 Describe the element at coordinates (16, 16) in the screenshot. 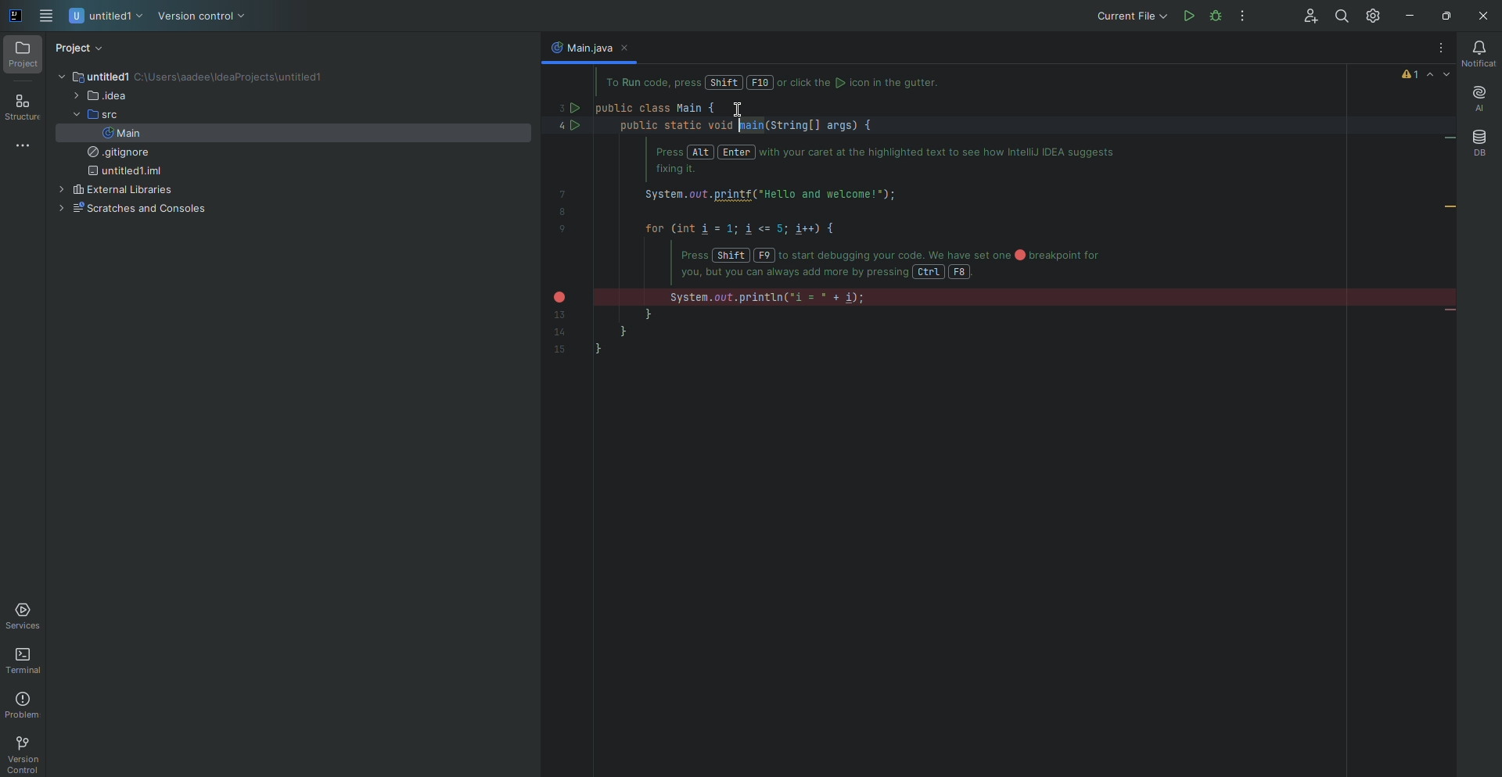

I see `IntelliJ` at that location.